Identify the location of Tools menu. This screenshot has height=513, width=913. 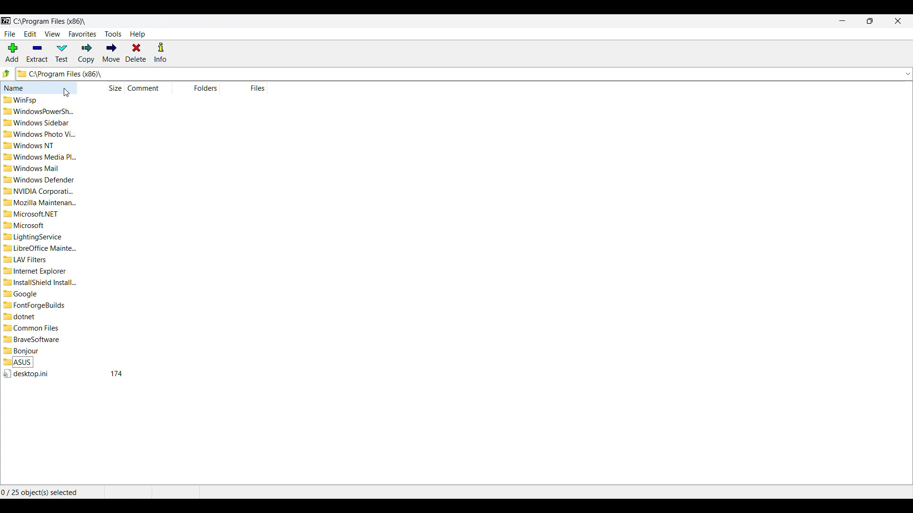
(113, 34).